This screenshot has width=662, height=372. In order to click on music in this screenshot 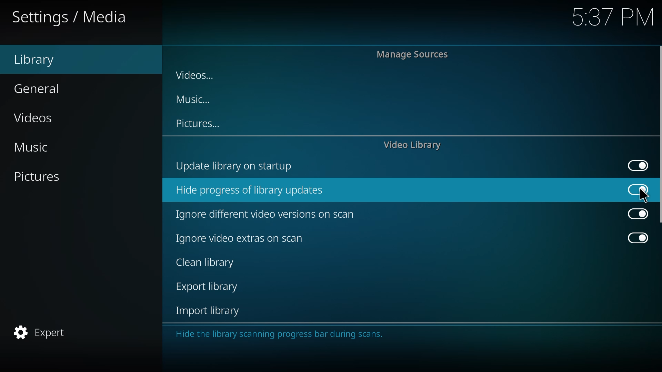, I will do `click(200, 100)`.